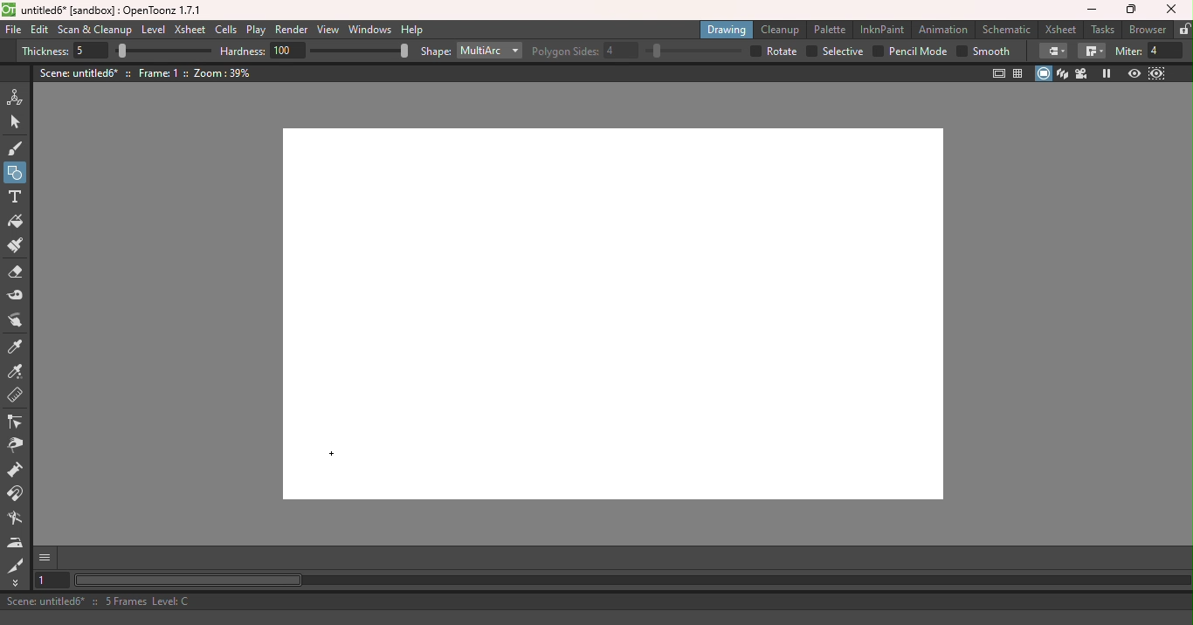  Describe the element at coordinates (18, 448) in the screenshot. I see `Pinch tool` at that location.